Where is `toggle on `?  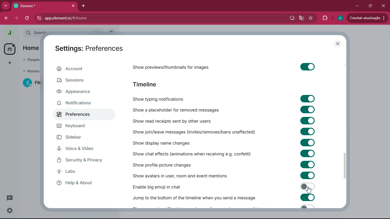
toggle on  is located at coordinates (306, 131).